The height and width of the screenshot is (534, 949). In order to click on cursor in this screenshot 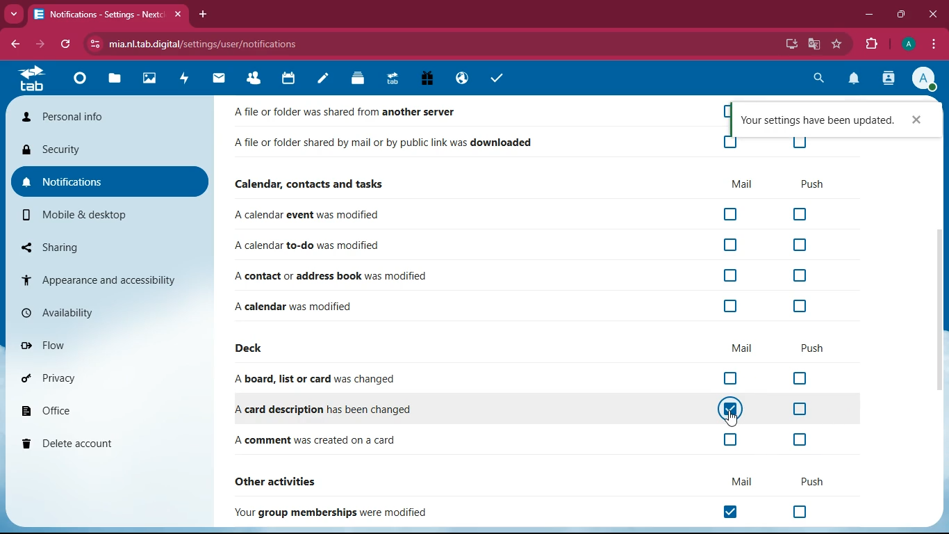, I will do `click(733, 421)`.